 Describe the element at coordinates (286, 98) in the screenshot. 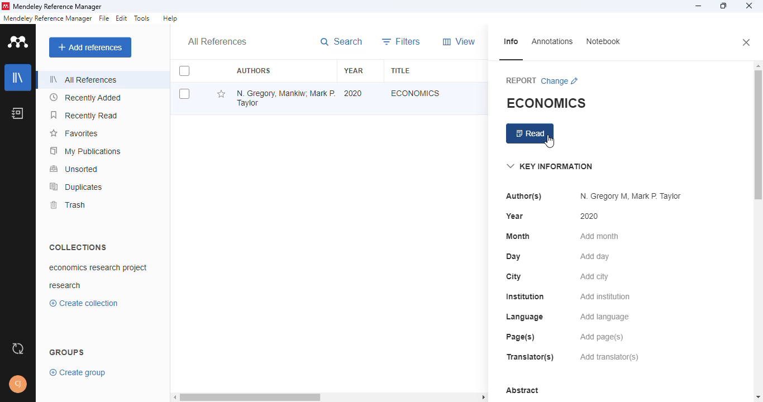

I see `N. Gregory Mankiw, Mark P. Taylor` at that location.